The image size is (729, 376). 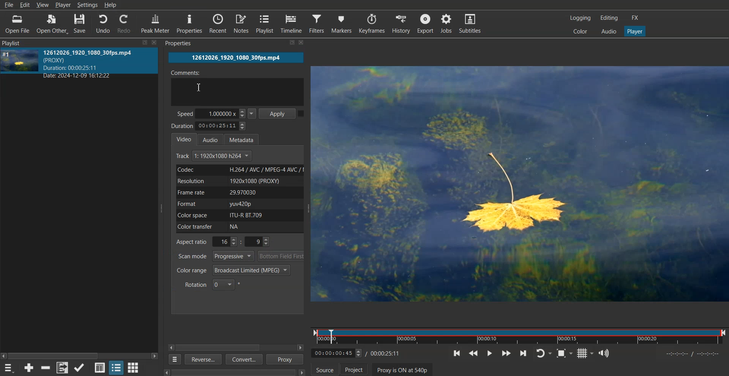 What do you see at coordinates (10, 368) in the screenshot?
I see `Playlist menu` at bounding box center [10, 368].